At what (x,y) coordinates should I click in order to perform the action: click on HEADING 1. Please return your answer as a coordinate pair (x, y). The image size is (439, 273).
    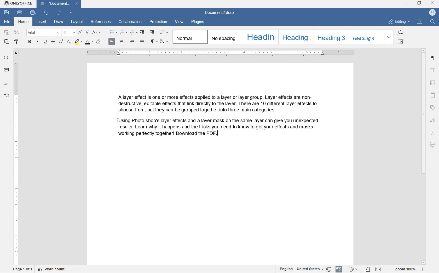
    Looking at the image, I should click on (260, 37).